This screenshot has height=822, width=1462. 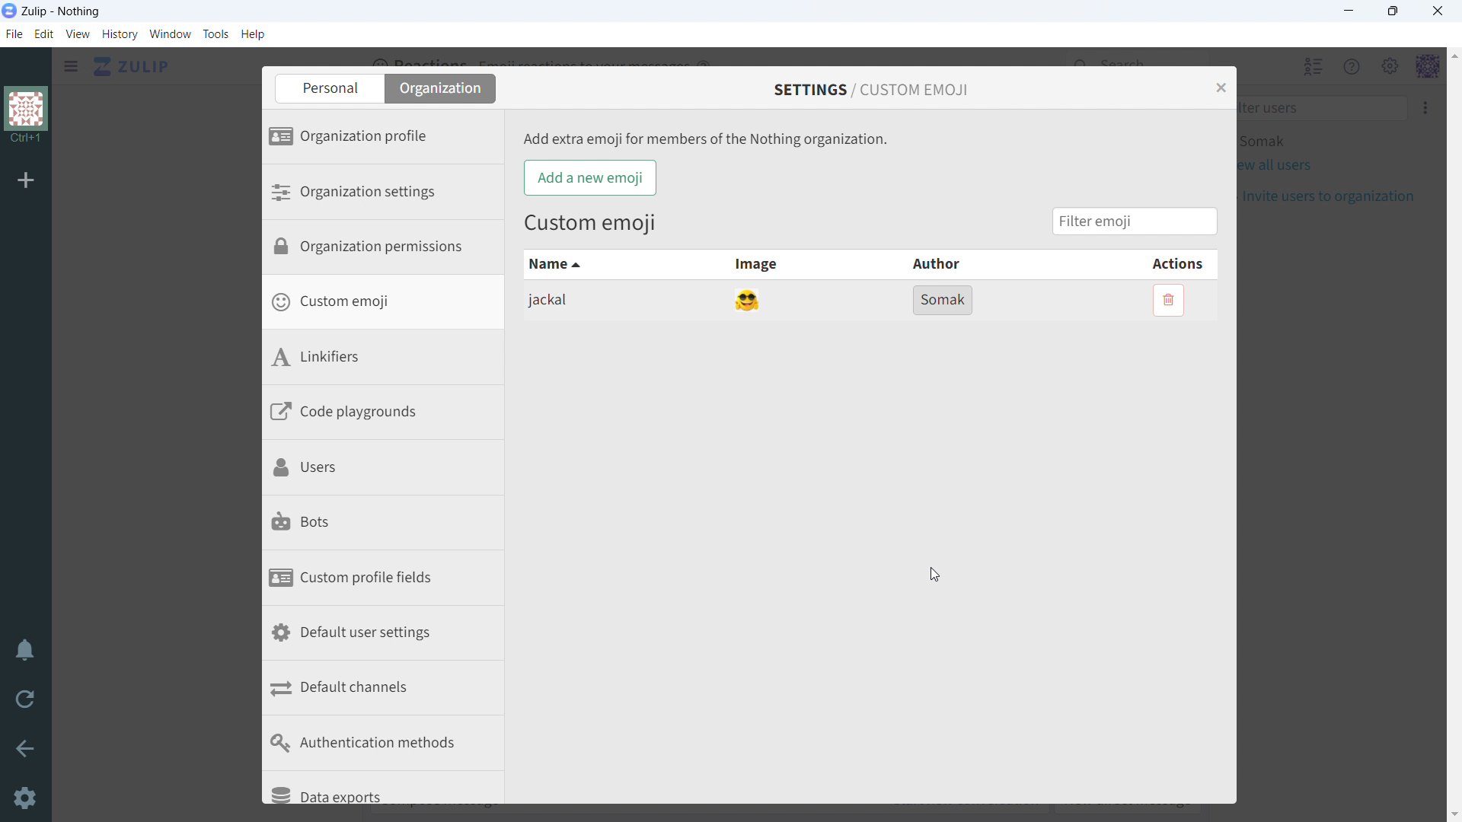 What do you see at coordinates (388, 360) in the screenshot?
I see `linkifiers` at bounding box center [388, 360].